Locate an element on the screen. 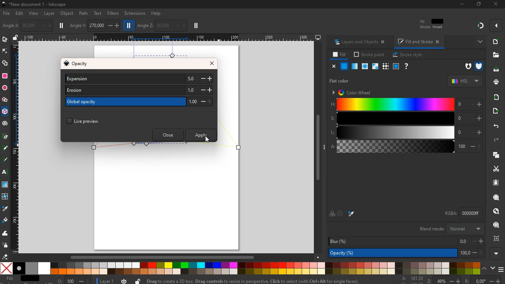 This screenshot has width=505, height=284. hole is located at coordinates (465, 67).